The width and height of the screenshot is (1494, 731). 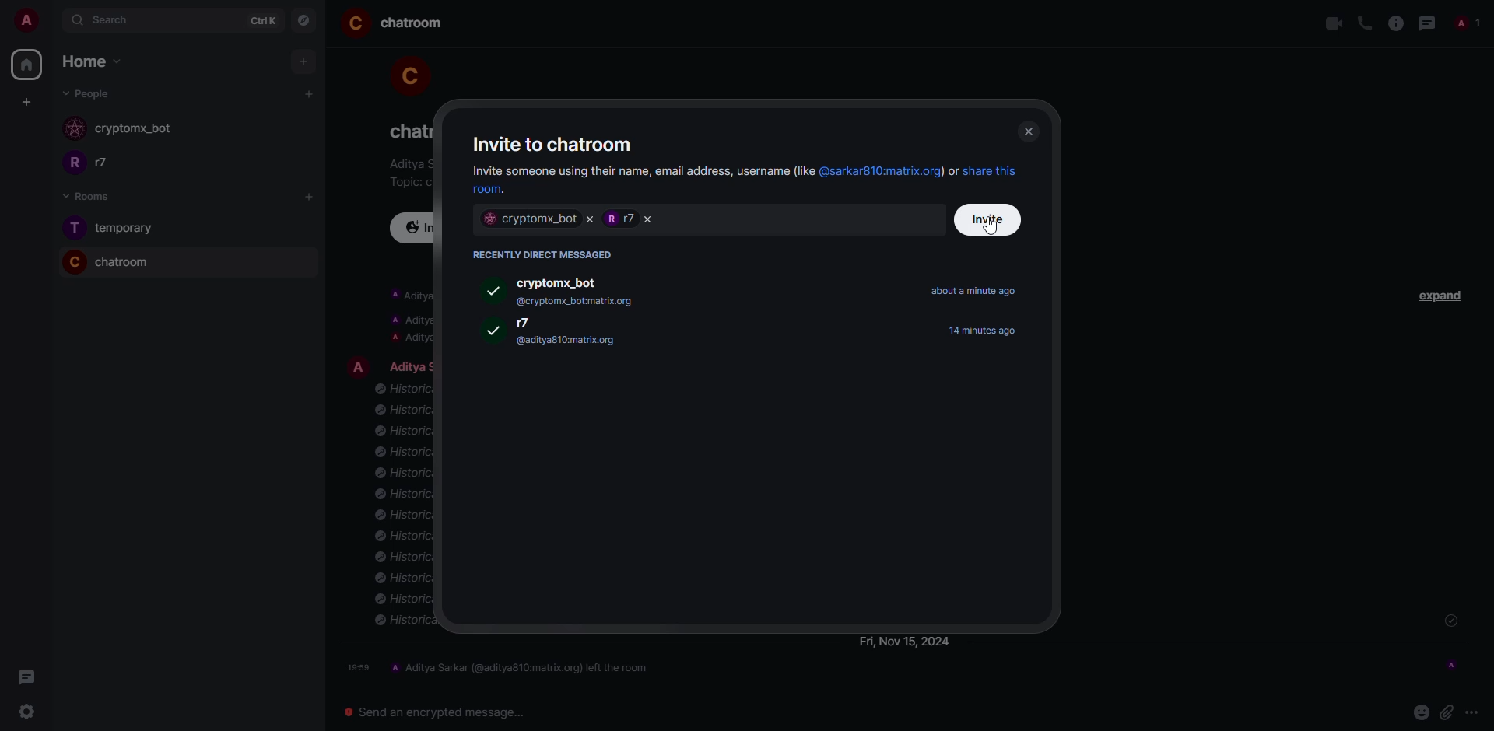 I want to click on people, so click(x=1464, y=25).